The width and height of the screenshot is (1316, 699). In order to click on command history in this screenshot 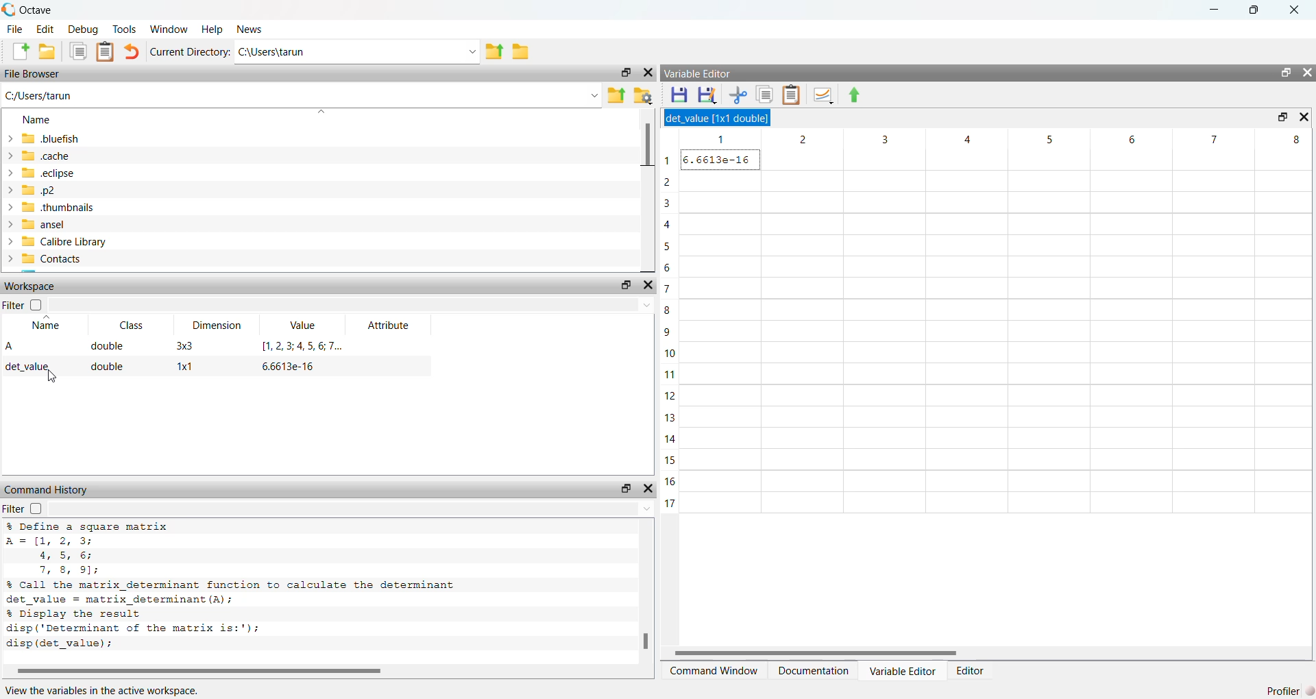, I will do `click(51, 491)`.